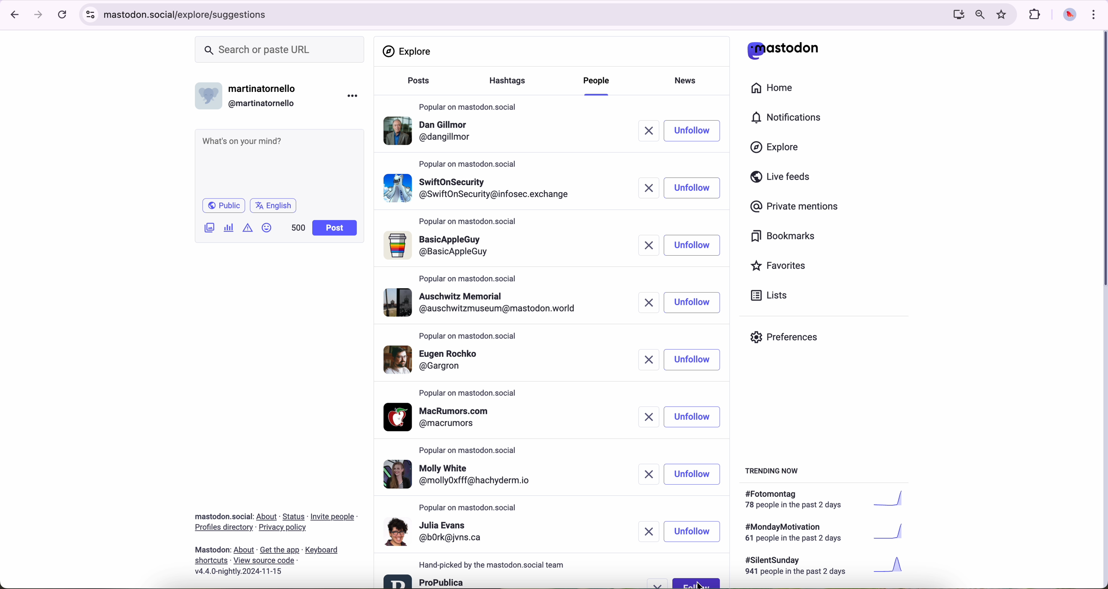 The height and width of the screenshot is (589, 1108). I want to click on follow, so click(696, 188).